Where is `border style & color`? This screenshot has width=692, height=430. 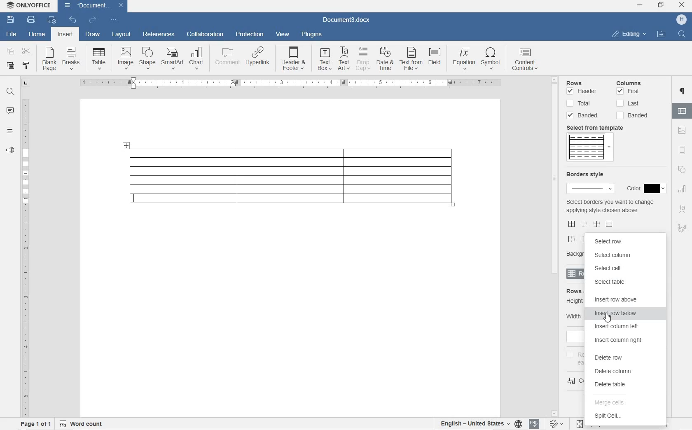 border style & color is located at coordinates (589, 183).